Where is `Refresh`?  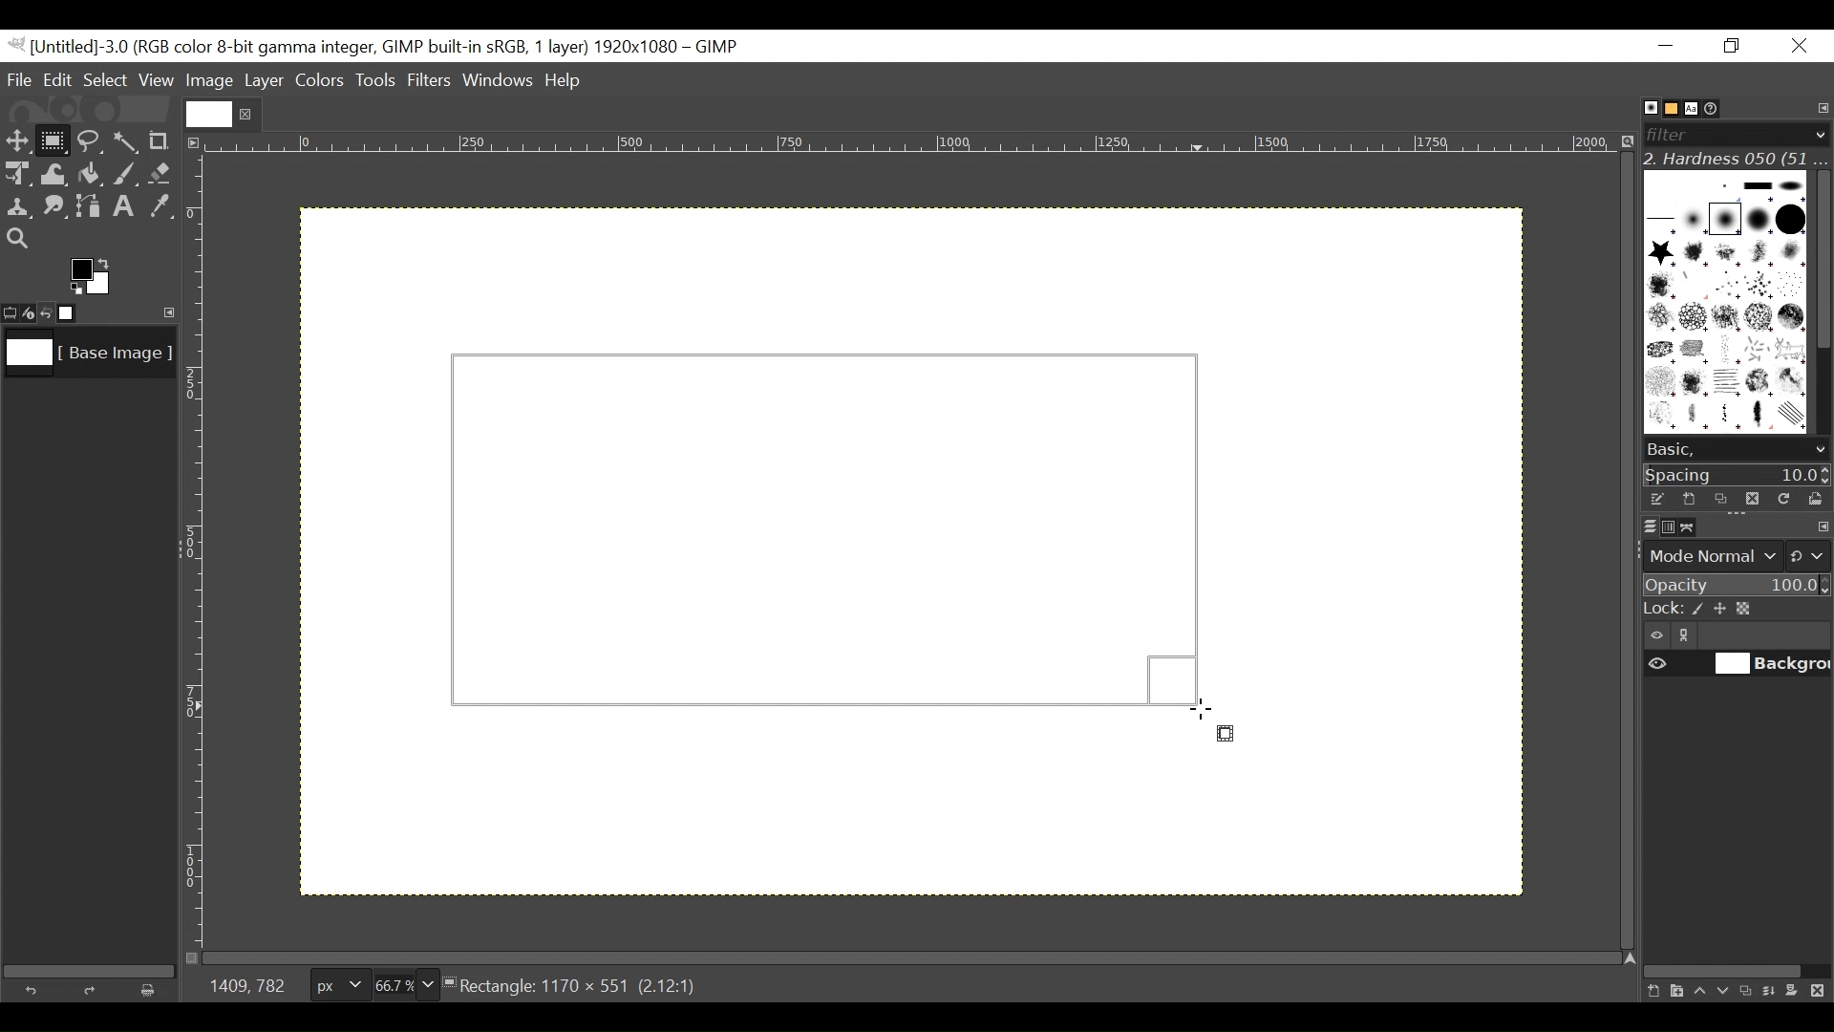 Refresh is located at coordinates (1781, 497).